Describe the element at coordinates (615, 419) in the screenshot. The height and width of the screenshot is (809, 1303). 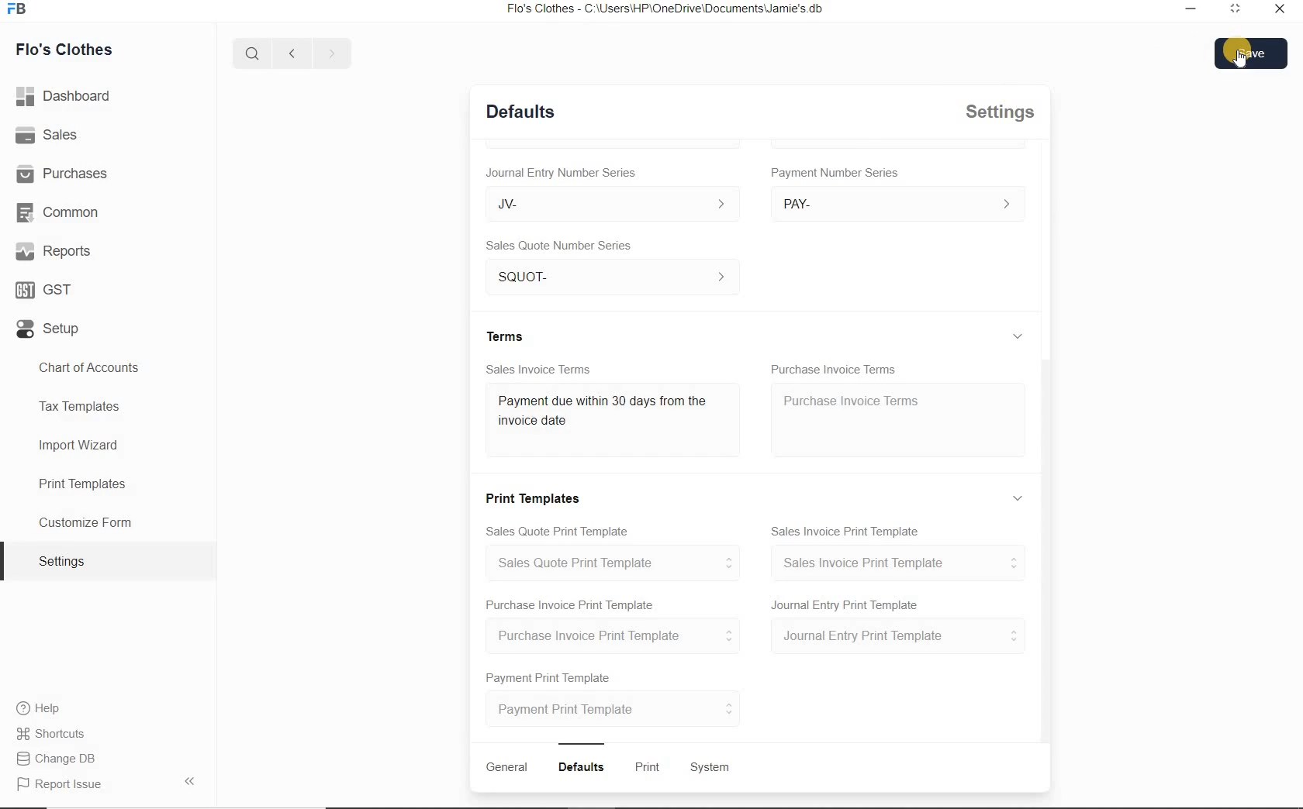
I see `Sales Invoice Terms` at that location.